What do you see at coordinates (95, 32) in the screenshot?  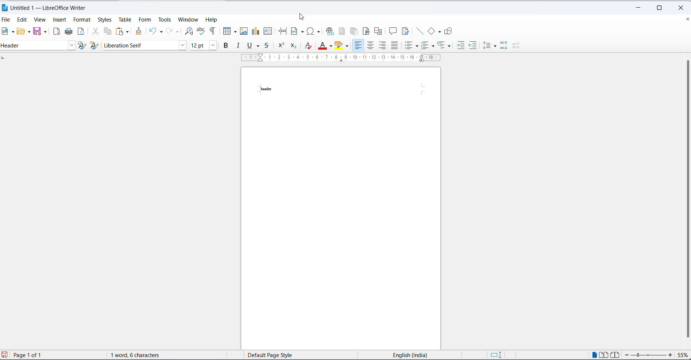 I see `cut` at bounding box center [95, 32].